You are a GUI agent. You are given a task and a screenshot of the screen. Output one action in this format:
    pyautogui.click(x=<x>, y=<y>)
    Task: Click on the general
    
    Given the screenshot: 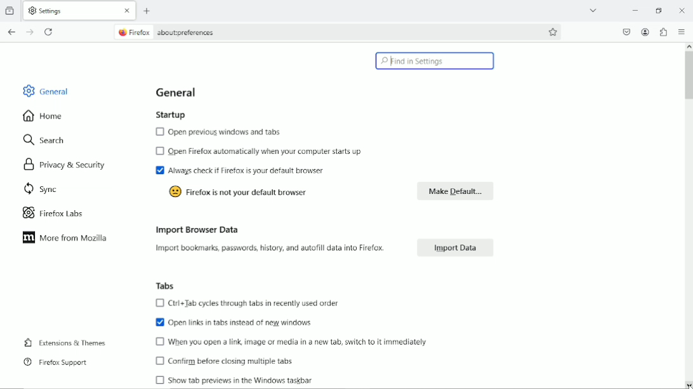 What is the action you would take?
    pyautogui.click(x=44, y=89)
    